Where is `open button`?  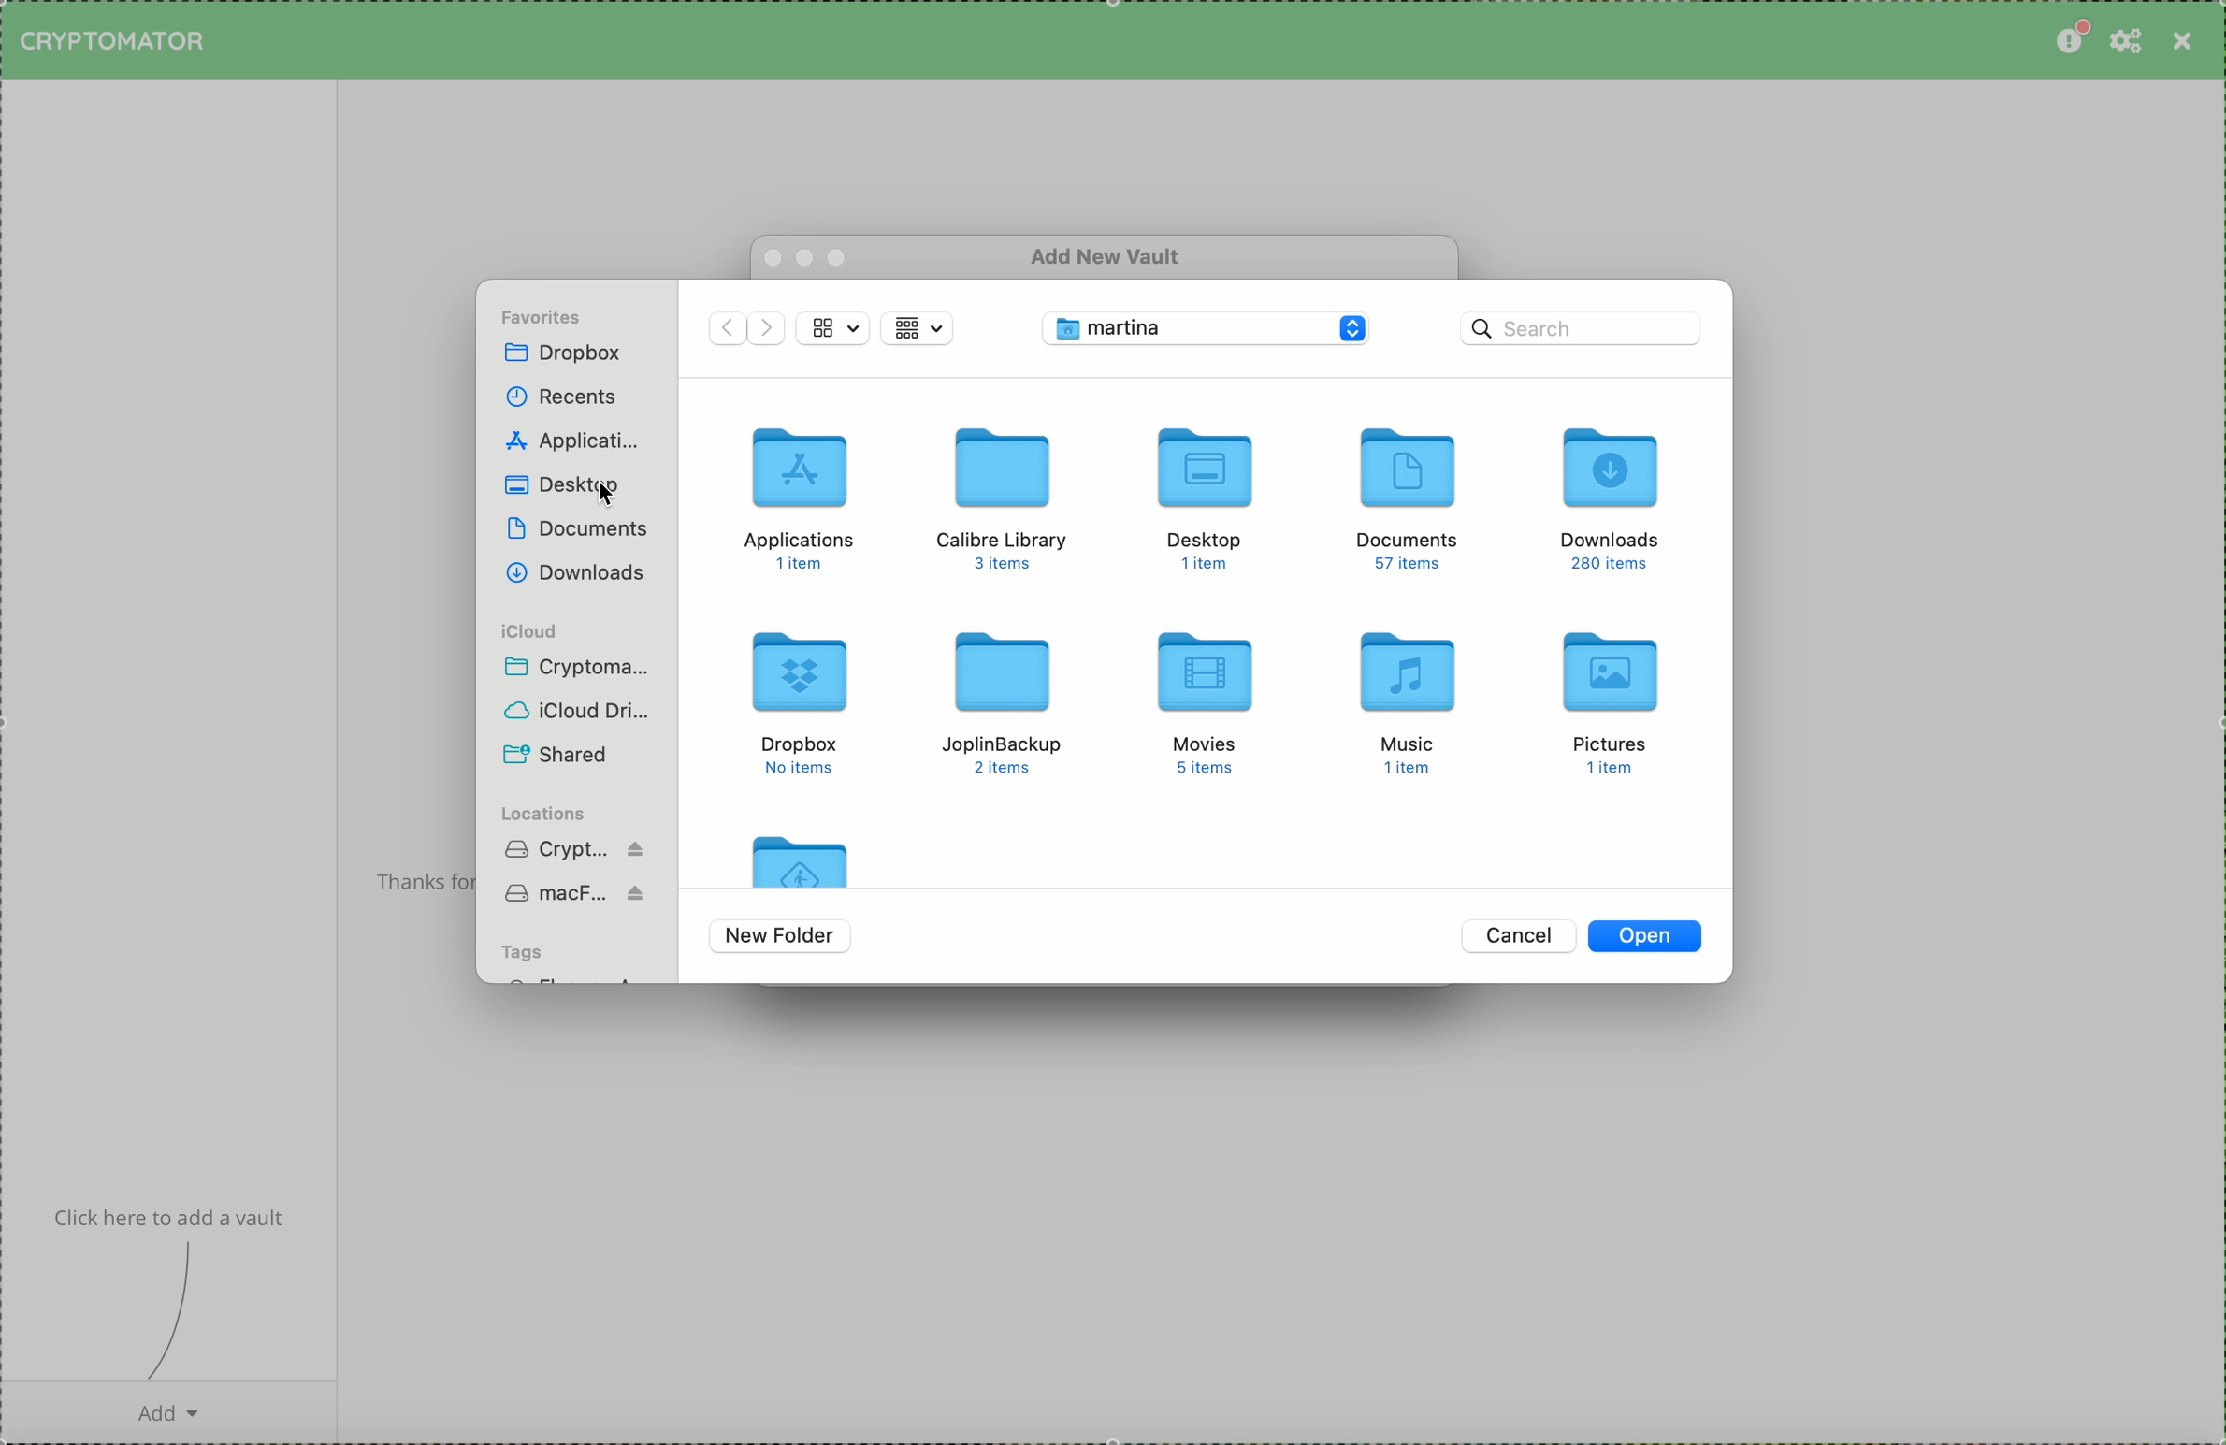
open button is located at coordinates (1647, 937).